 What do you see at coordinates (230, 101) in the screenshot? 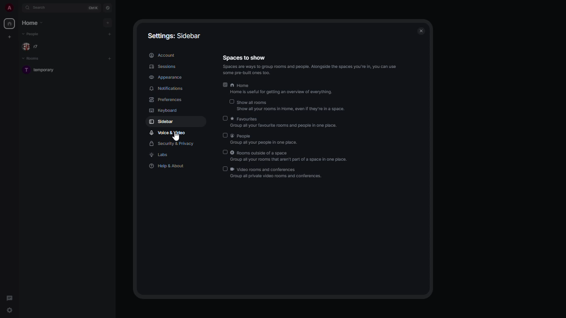
I see `` at bounding box center [230, 101].